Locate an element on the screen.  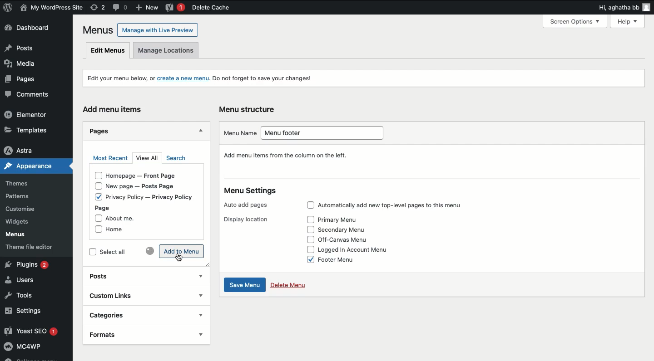
Delete menu is located at coordinates (289, 286).